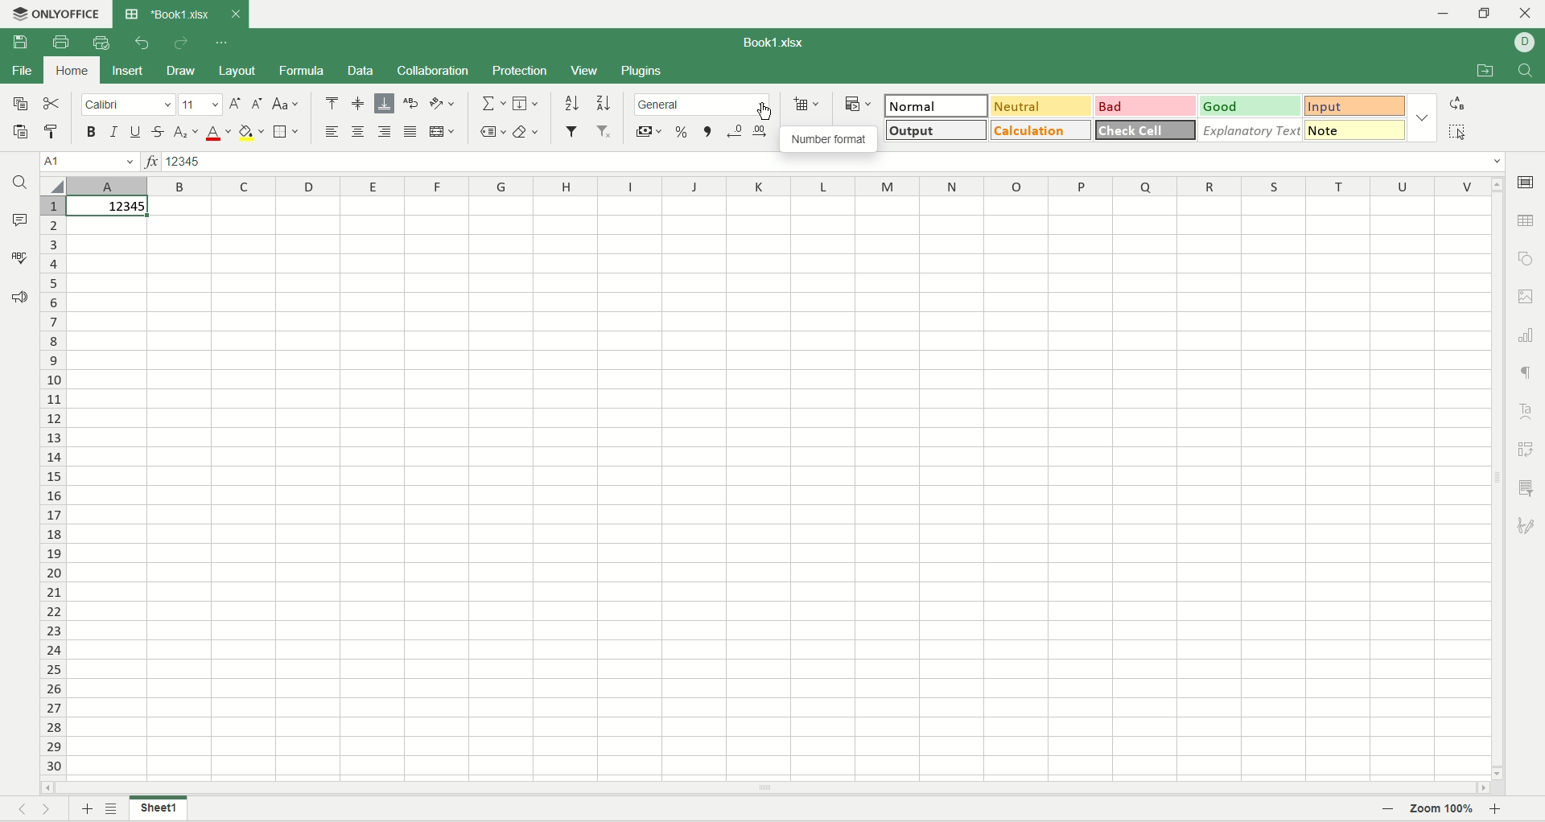  What do you see at coordinates (1526, 450) in the screenshot?
I see `pivot settings` at bounding box center [1526, 450].